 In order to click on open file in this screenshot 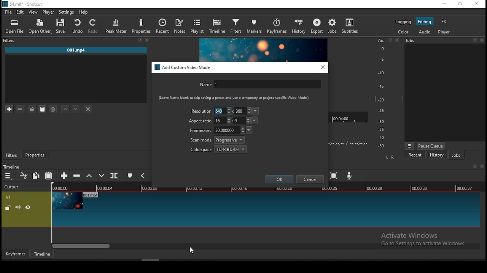, I will do `click(14, 27)`.